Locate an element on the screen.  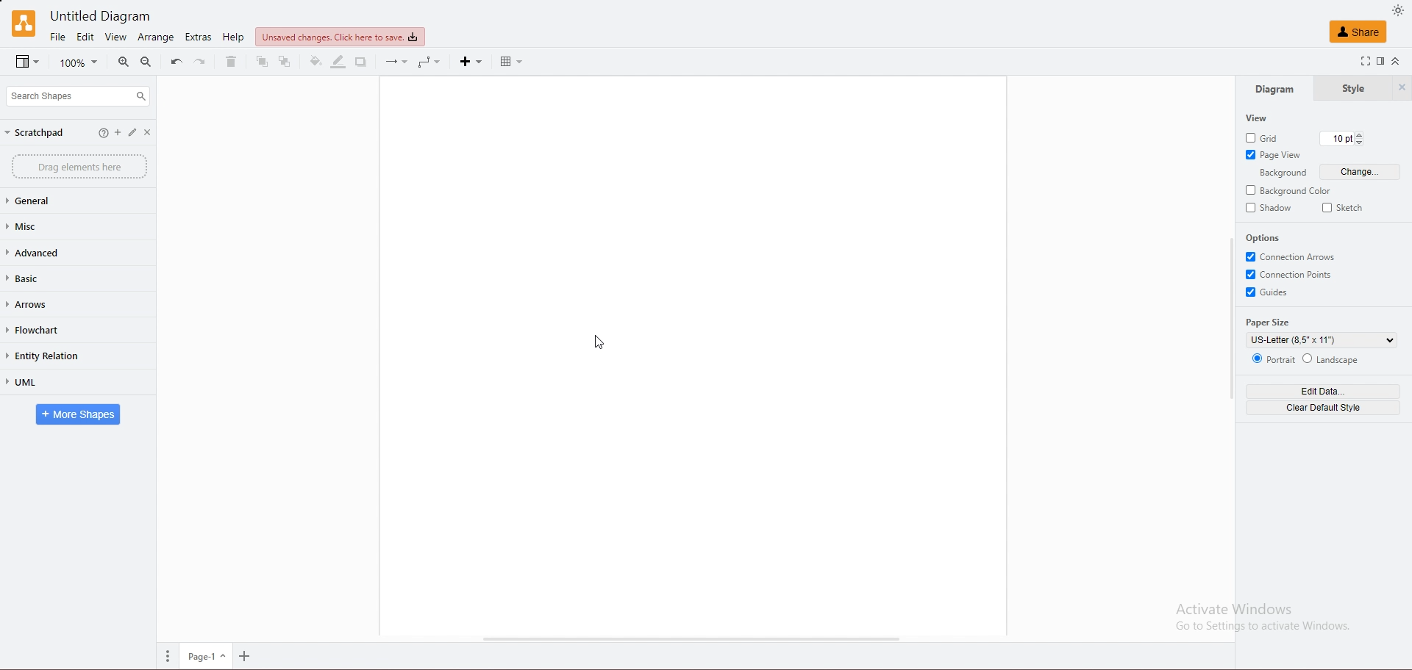
full screen is located at coordinates (1362, 62).